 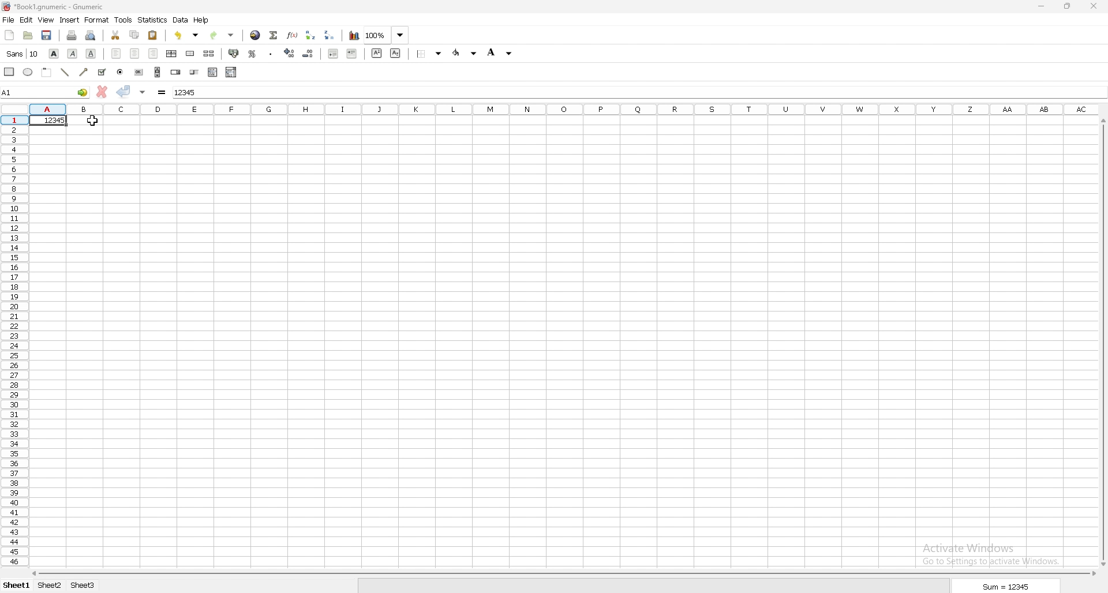 I want to click on print, so click(x=72, y=35).